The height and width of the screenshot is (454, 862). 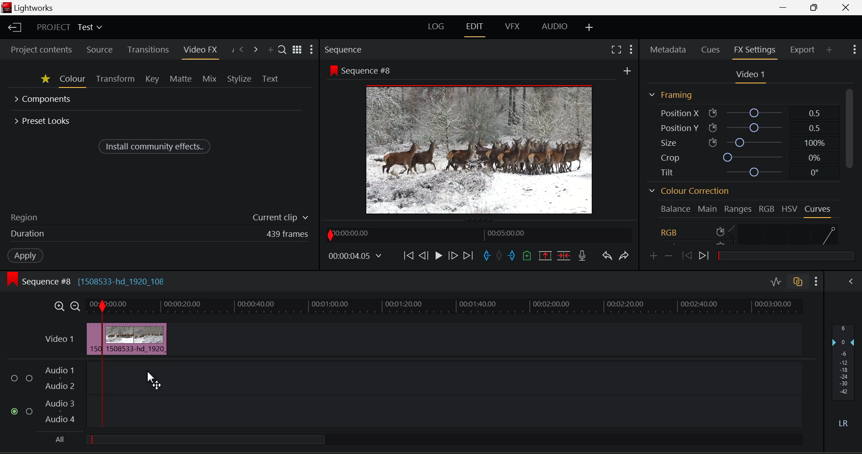 I want to click on RGB, so click(x=767, y=208).